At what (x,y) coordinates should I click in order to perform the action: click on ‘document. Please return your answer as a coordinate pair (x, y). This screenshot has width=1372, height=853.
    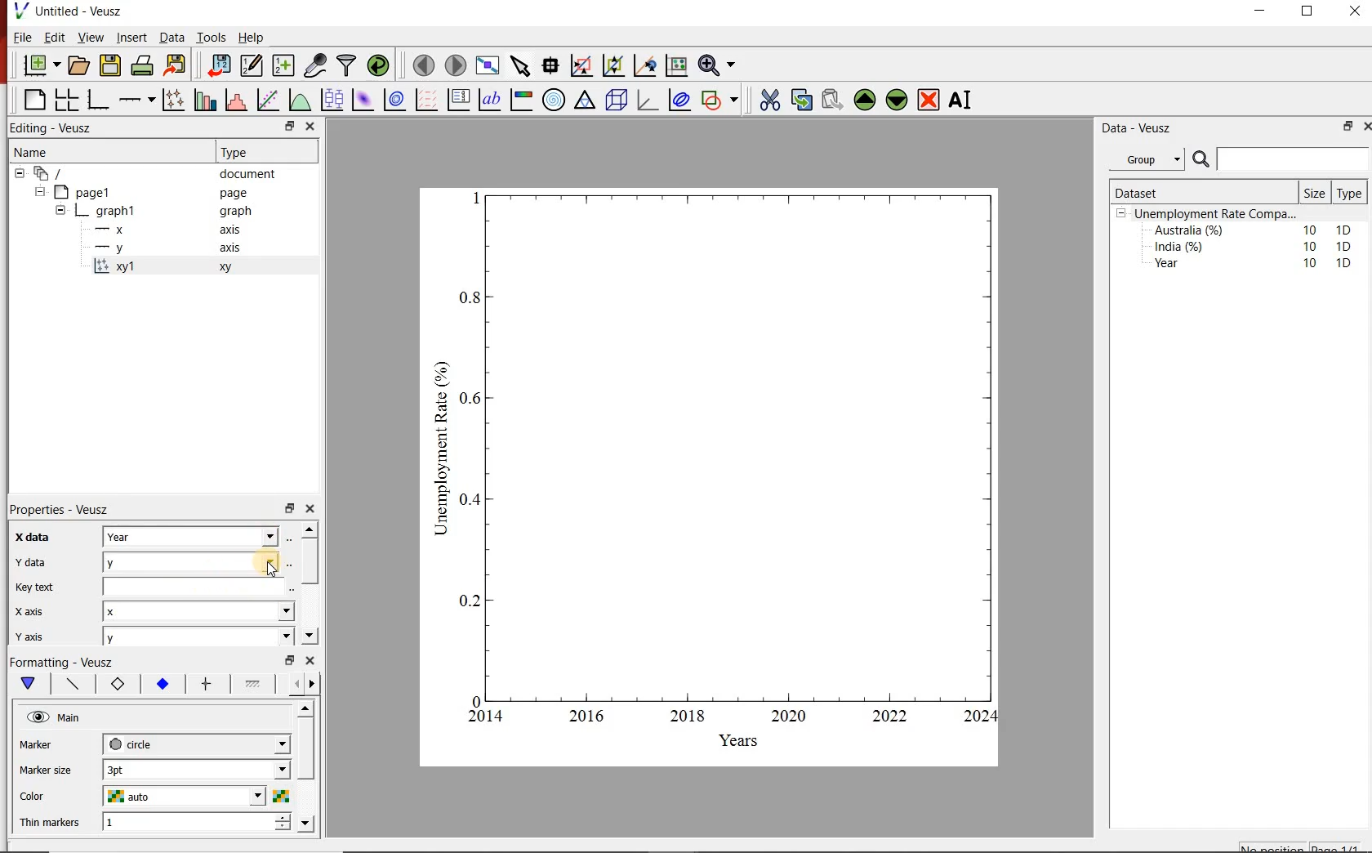
    Looking at the image, I should click on (153, 172).